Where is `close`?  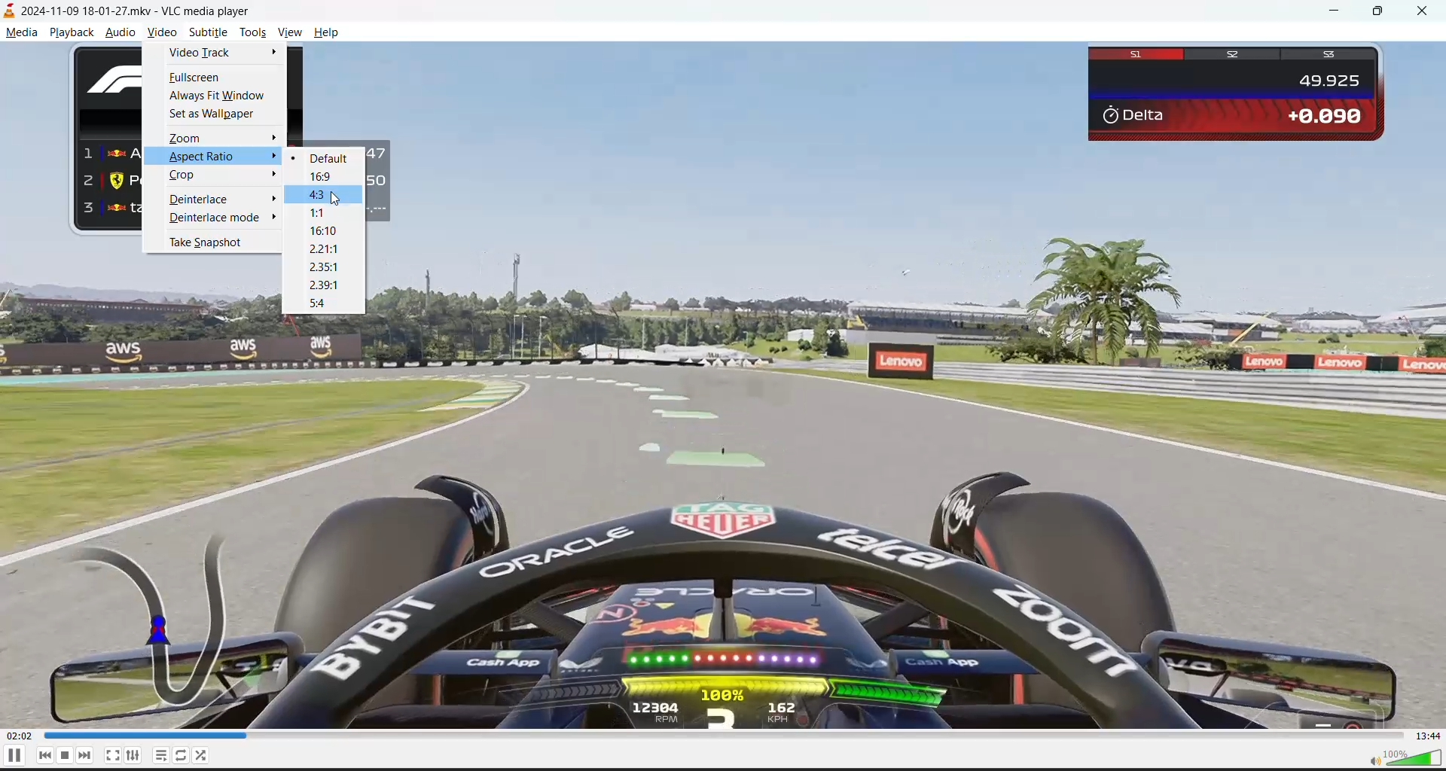
close is located at coordinates (1418, 13).